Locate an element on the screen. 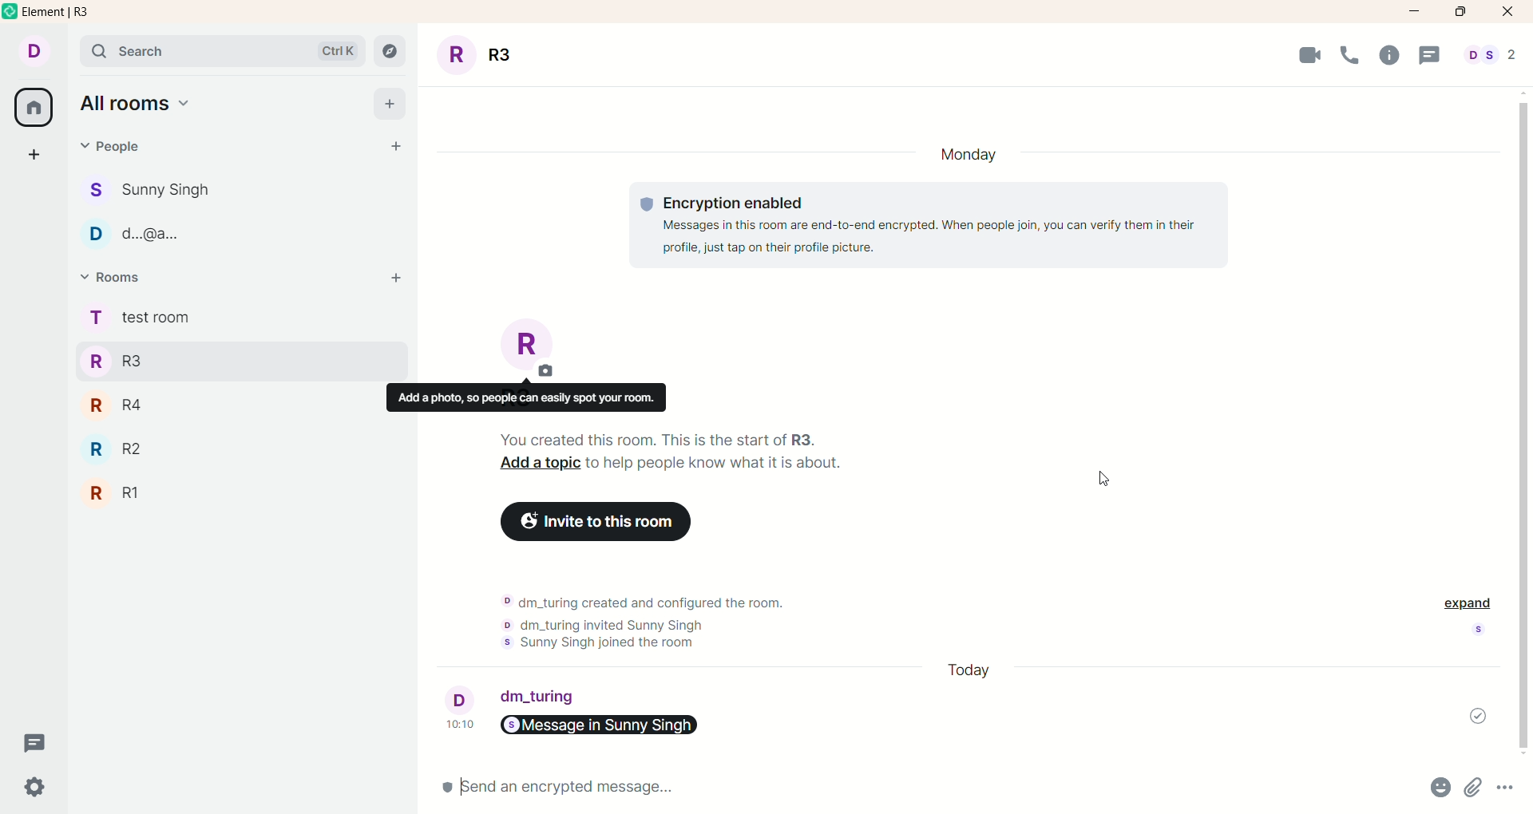  Video Call is located at coordinates (1307, 53).